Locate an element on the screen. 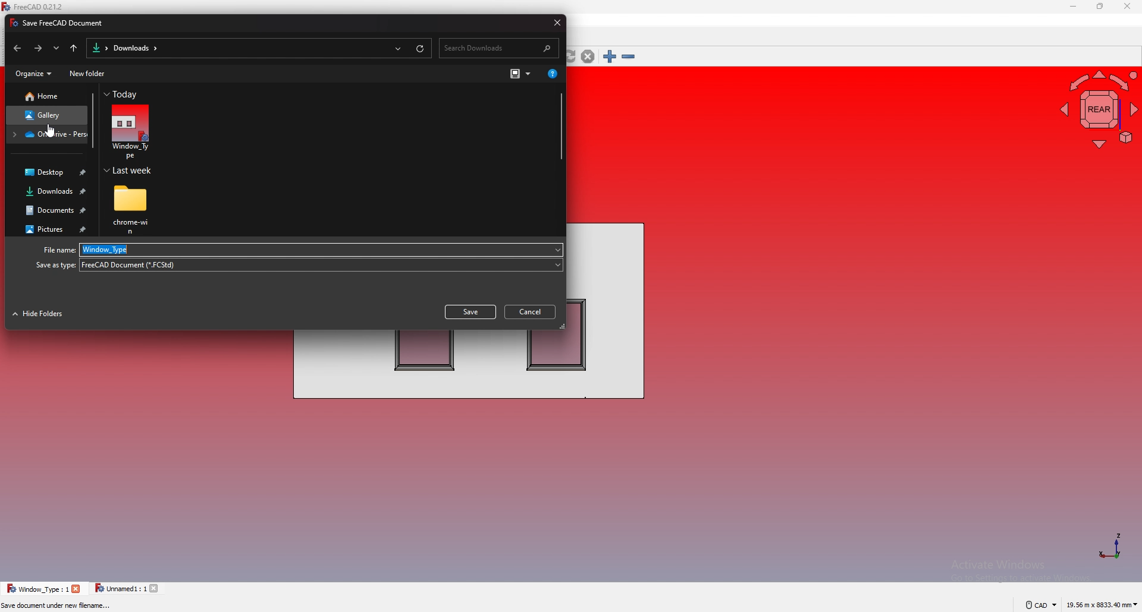 This screenshot has width=1142, height=612. forward is located at coordinates (37, 49).